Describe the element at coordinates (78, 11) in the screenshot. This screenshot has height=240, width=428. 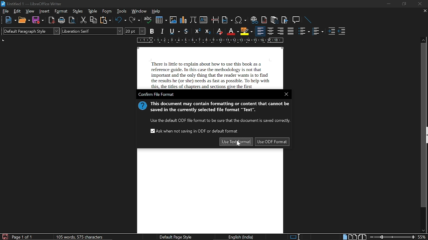
I see `styles` at that location.